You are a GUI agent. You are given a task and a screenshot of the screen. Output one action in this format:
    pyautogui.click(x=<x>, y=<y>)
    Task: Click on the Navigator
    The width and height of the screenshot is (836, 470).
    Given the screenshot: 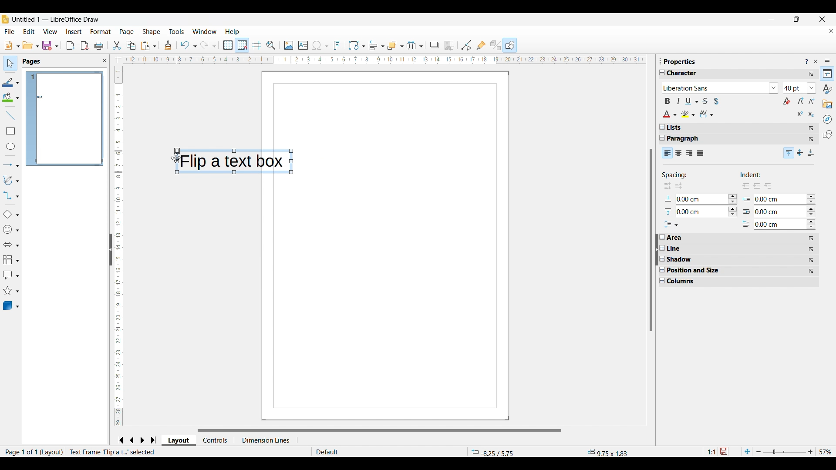 What is the action you would take?
    pyautogui.click(x=827, y=119)
    